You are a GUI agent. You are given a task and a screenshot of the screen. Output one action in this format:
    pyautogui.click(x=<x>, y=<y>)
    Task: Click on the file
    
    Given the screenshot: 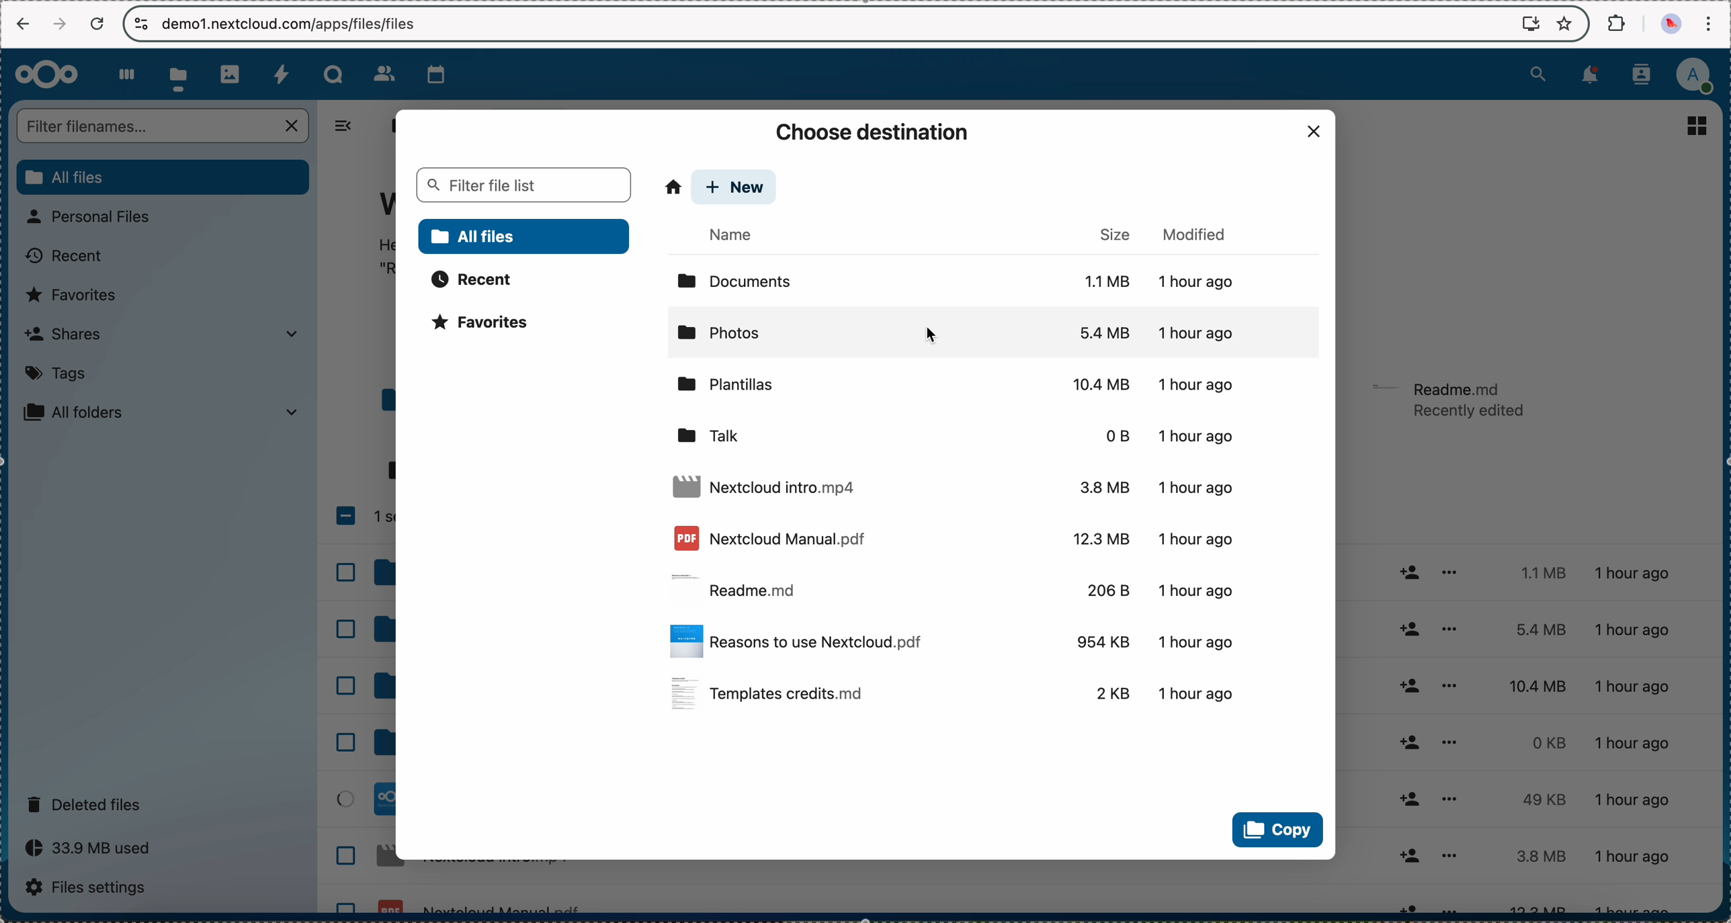 What is the action you would take?
    pyautogui.click(x=960, y=486)
    